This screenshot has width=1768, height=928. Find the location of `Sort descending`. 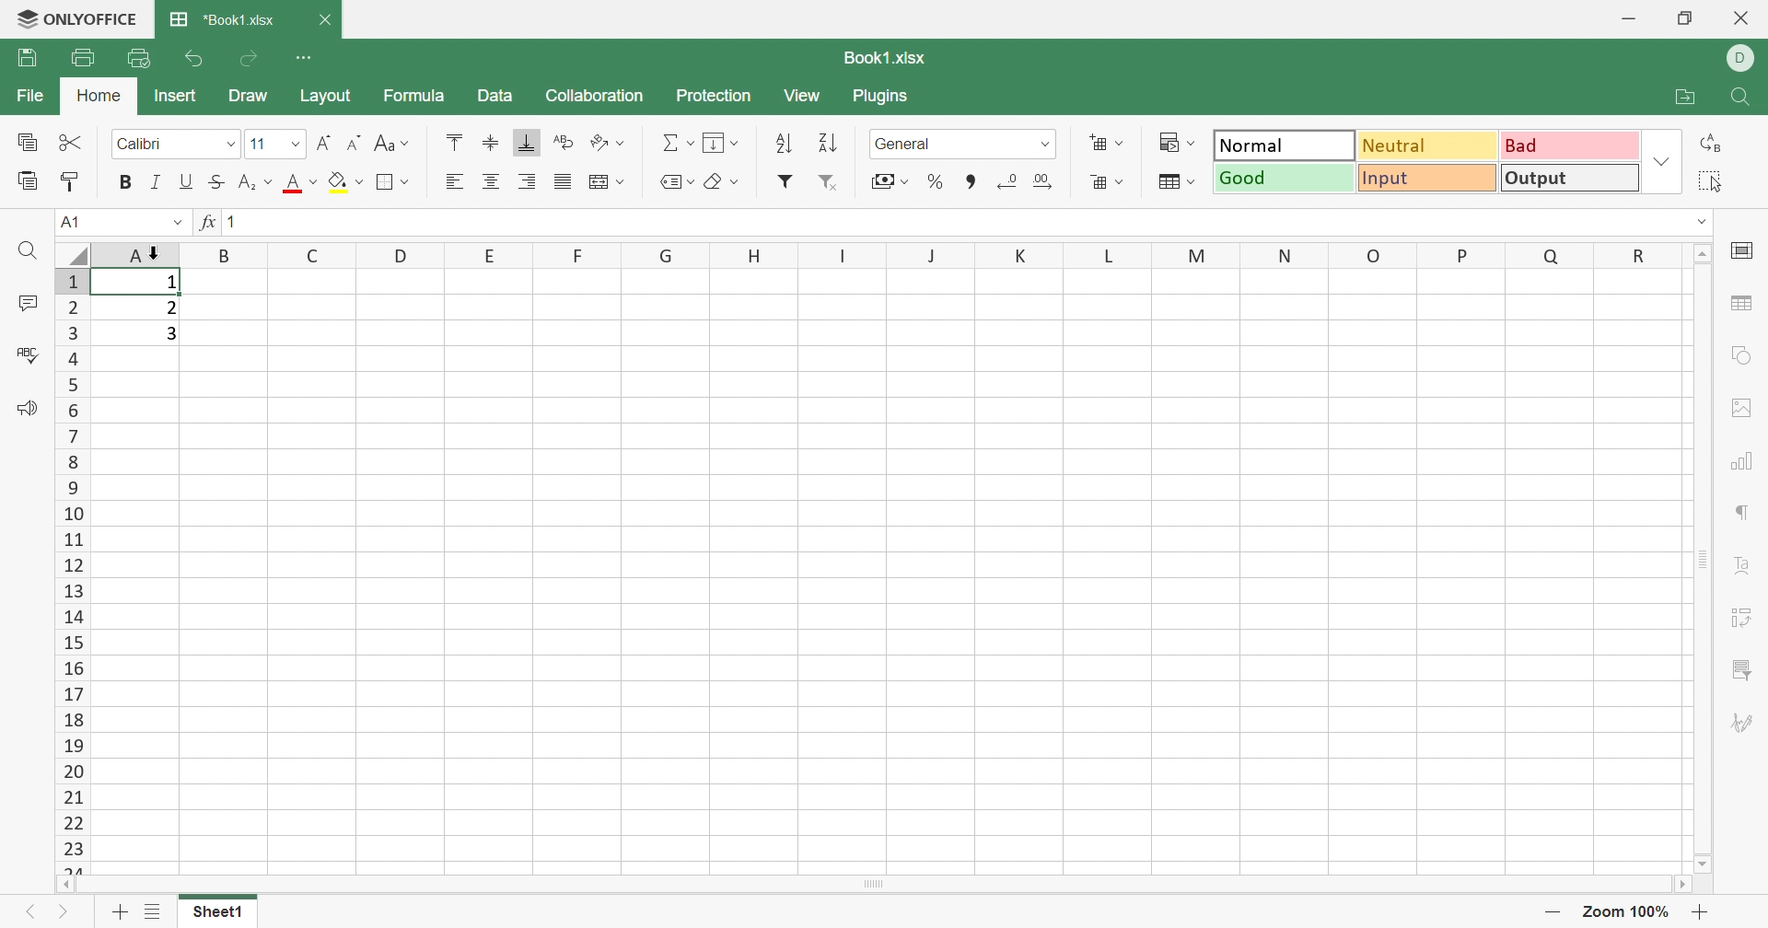

Sort descending is located at coordinates (827, 145).